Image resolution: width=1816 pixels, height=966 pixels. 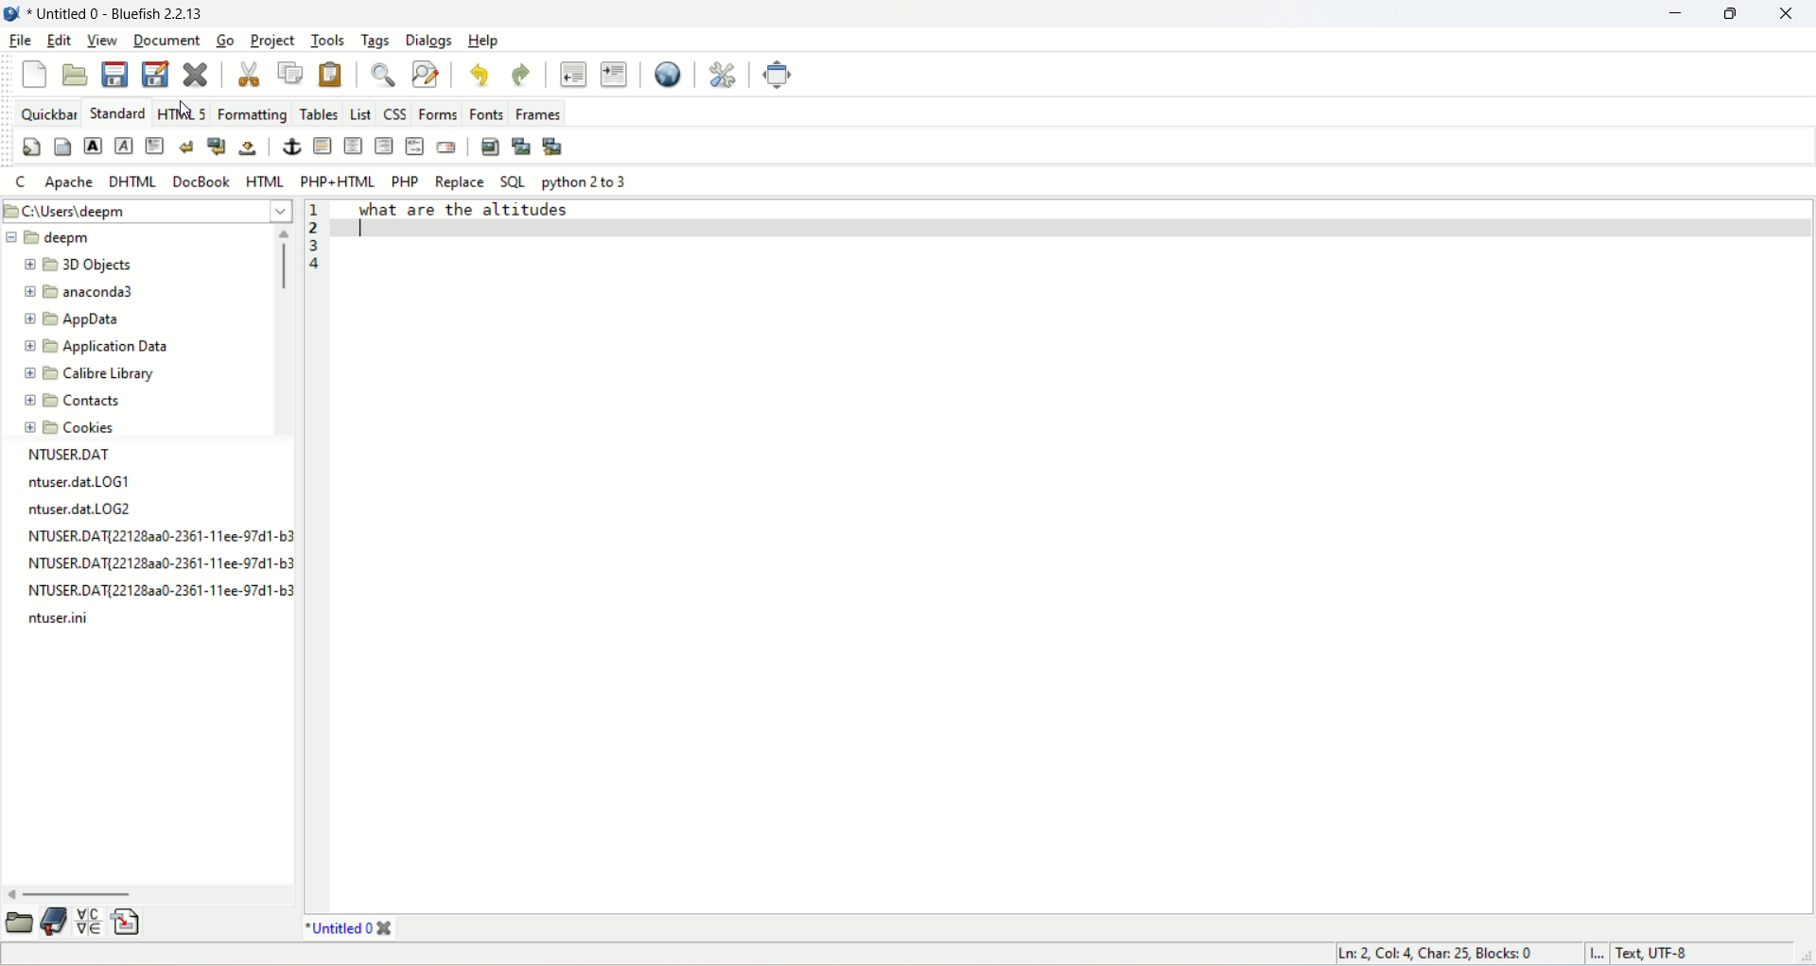 I want to click on DHTML, so click(x=131, y=181).